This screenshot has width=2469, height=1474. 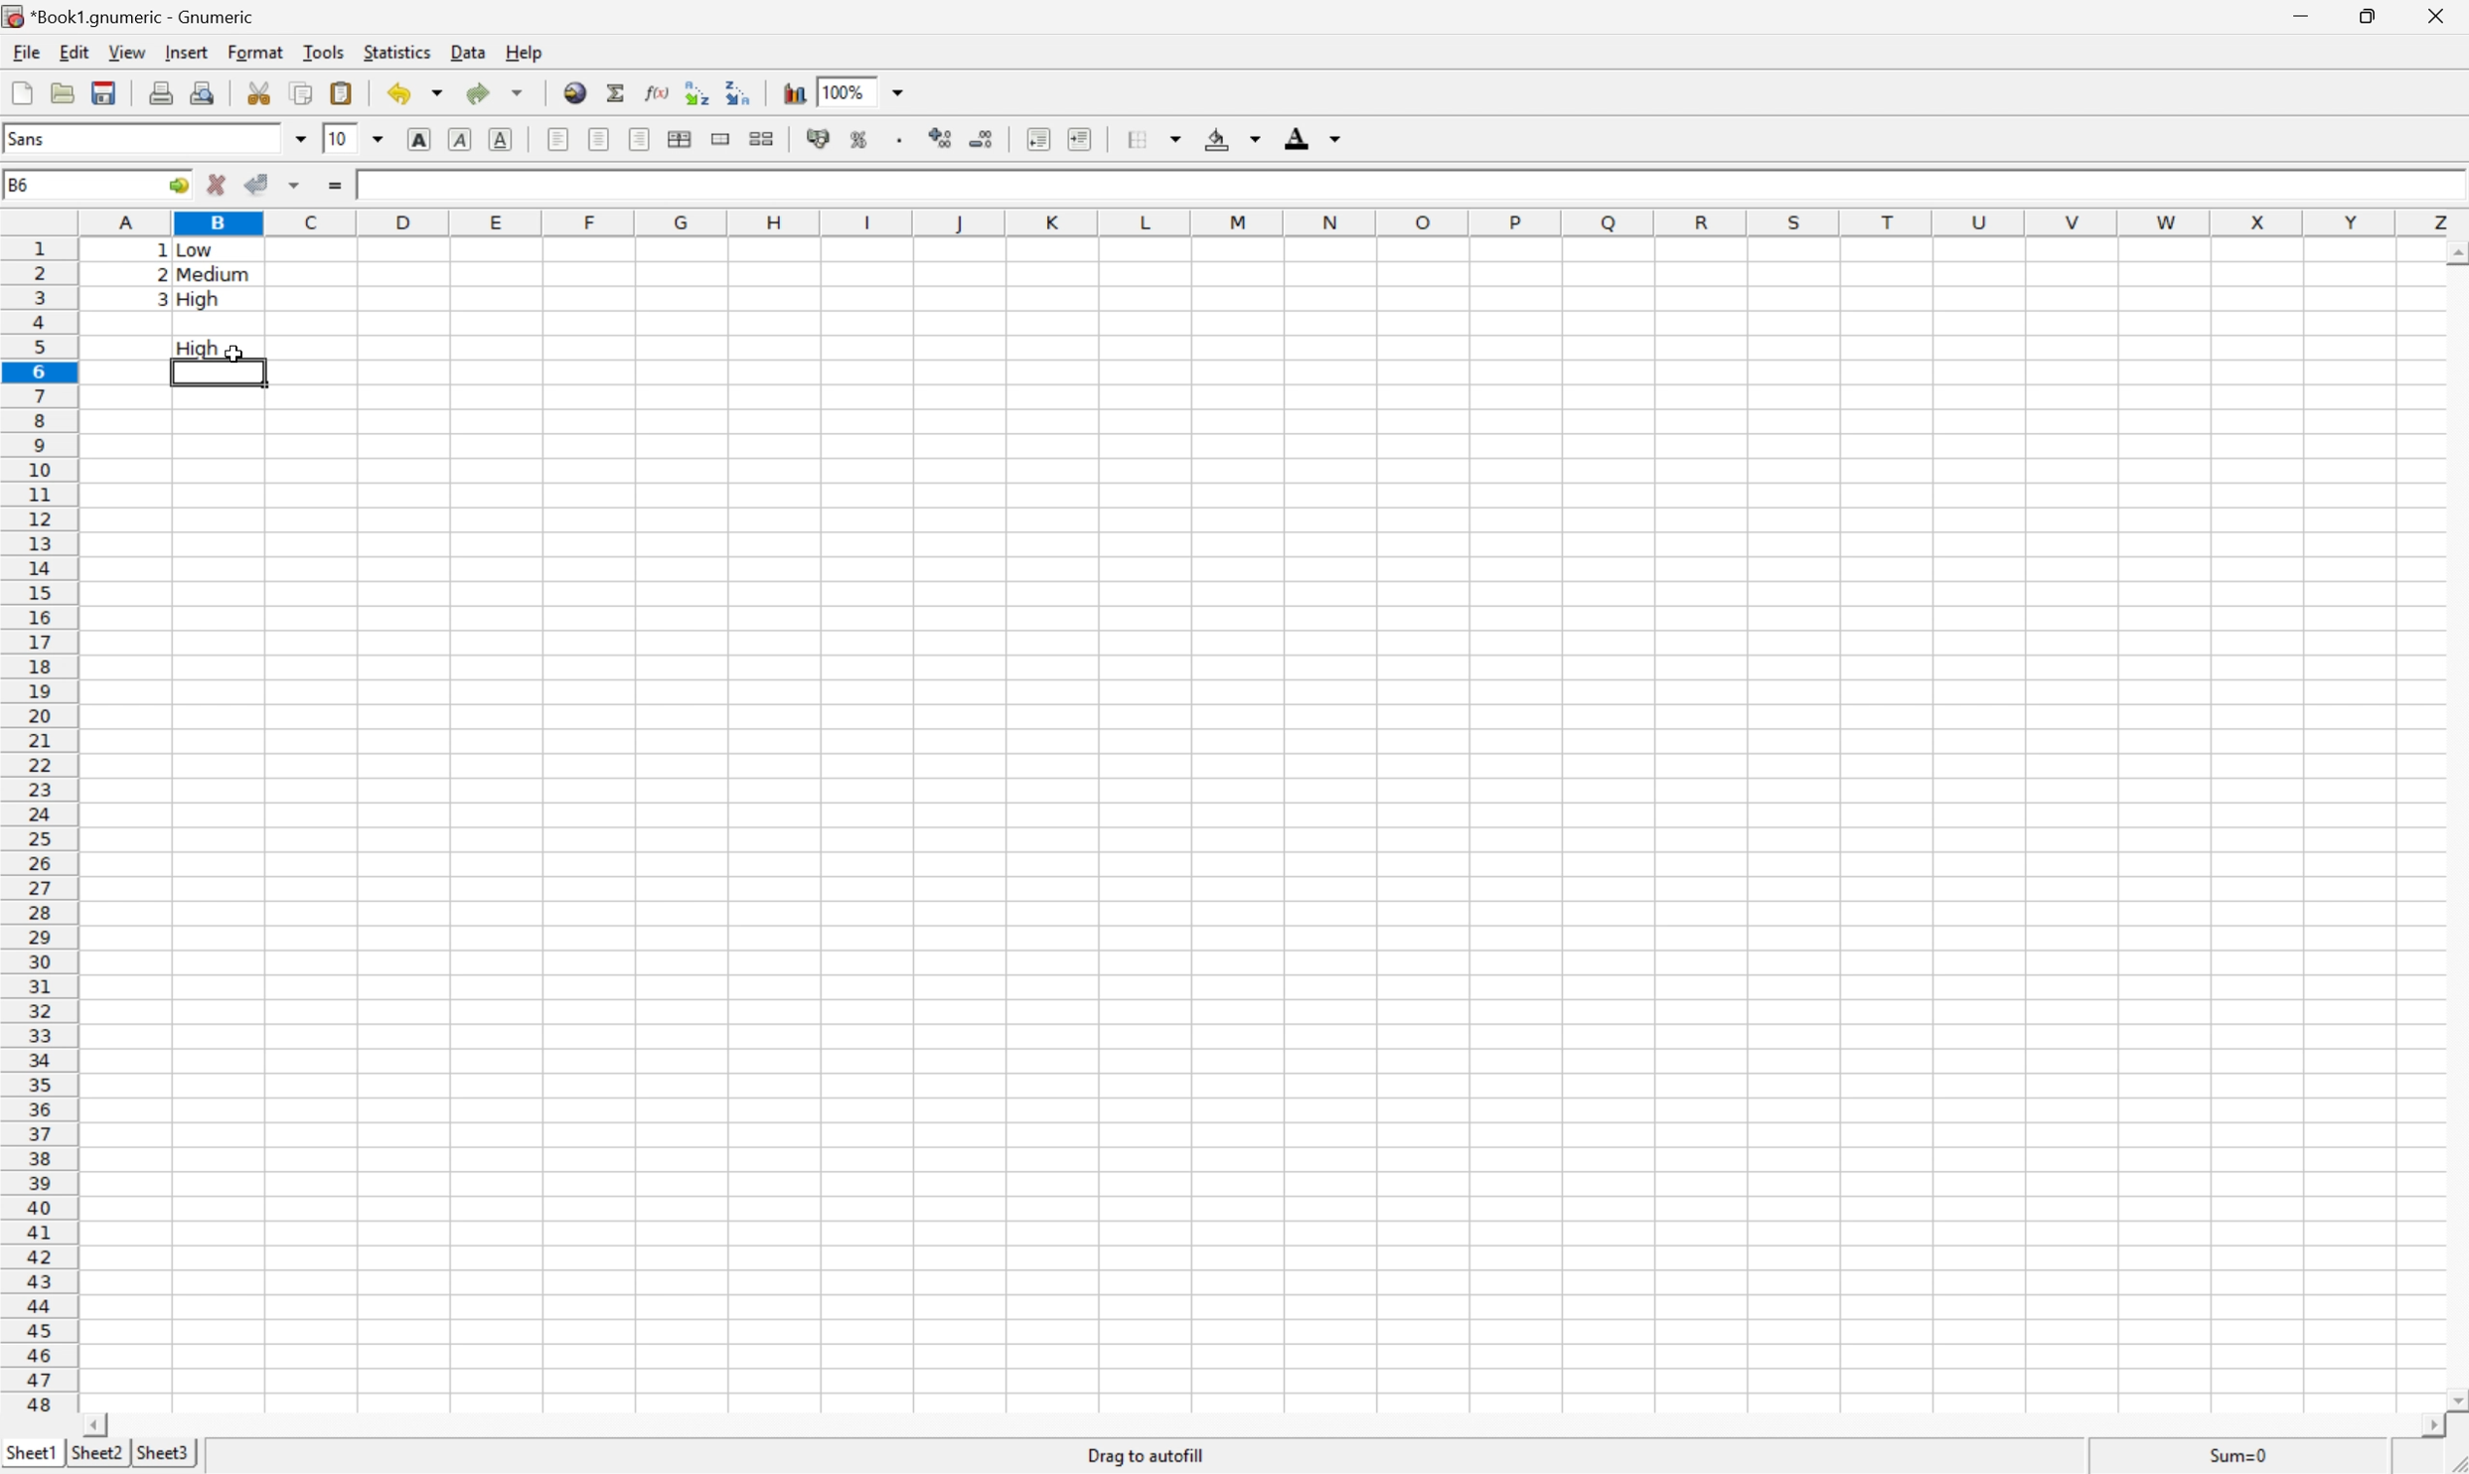 I want to click on File, so click(x=25, y=53).